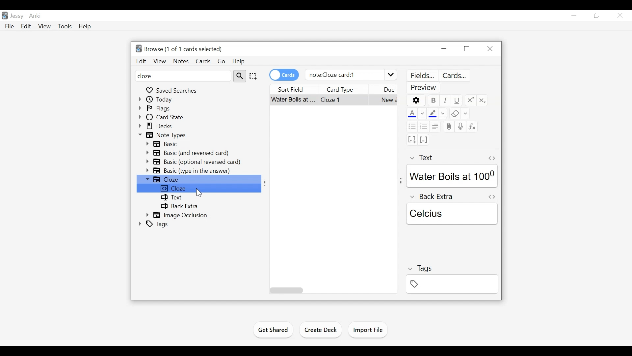 This screenshot has width=632, height=356. What do you see at coordinates (36, 16) in the screenshot?
I see `Anki` at bounding box center [36, 16].